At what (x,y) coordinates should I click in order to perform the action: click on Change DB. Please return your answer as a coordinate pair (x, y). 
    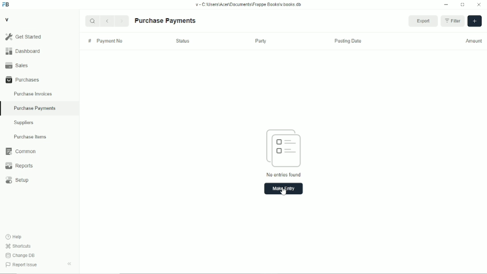
    Looking at the image, I should click on (21, 256).